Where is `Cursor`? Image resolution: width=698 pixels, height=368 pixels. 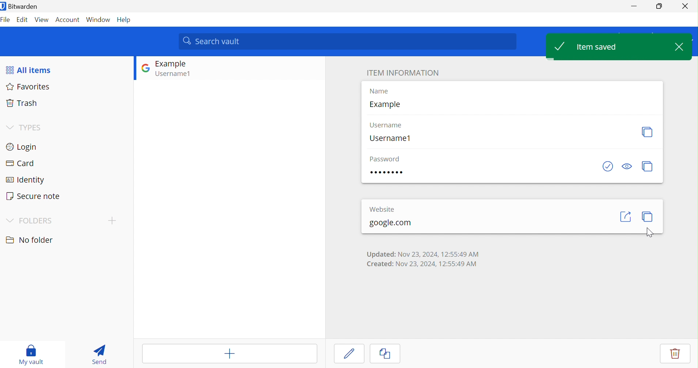 Cursor is located at coordinates (651, 232).